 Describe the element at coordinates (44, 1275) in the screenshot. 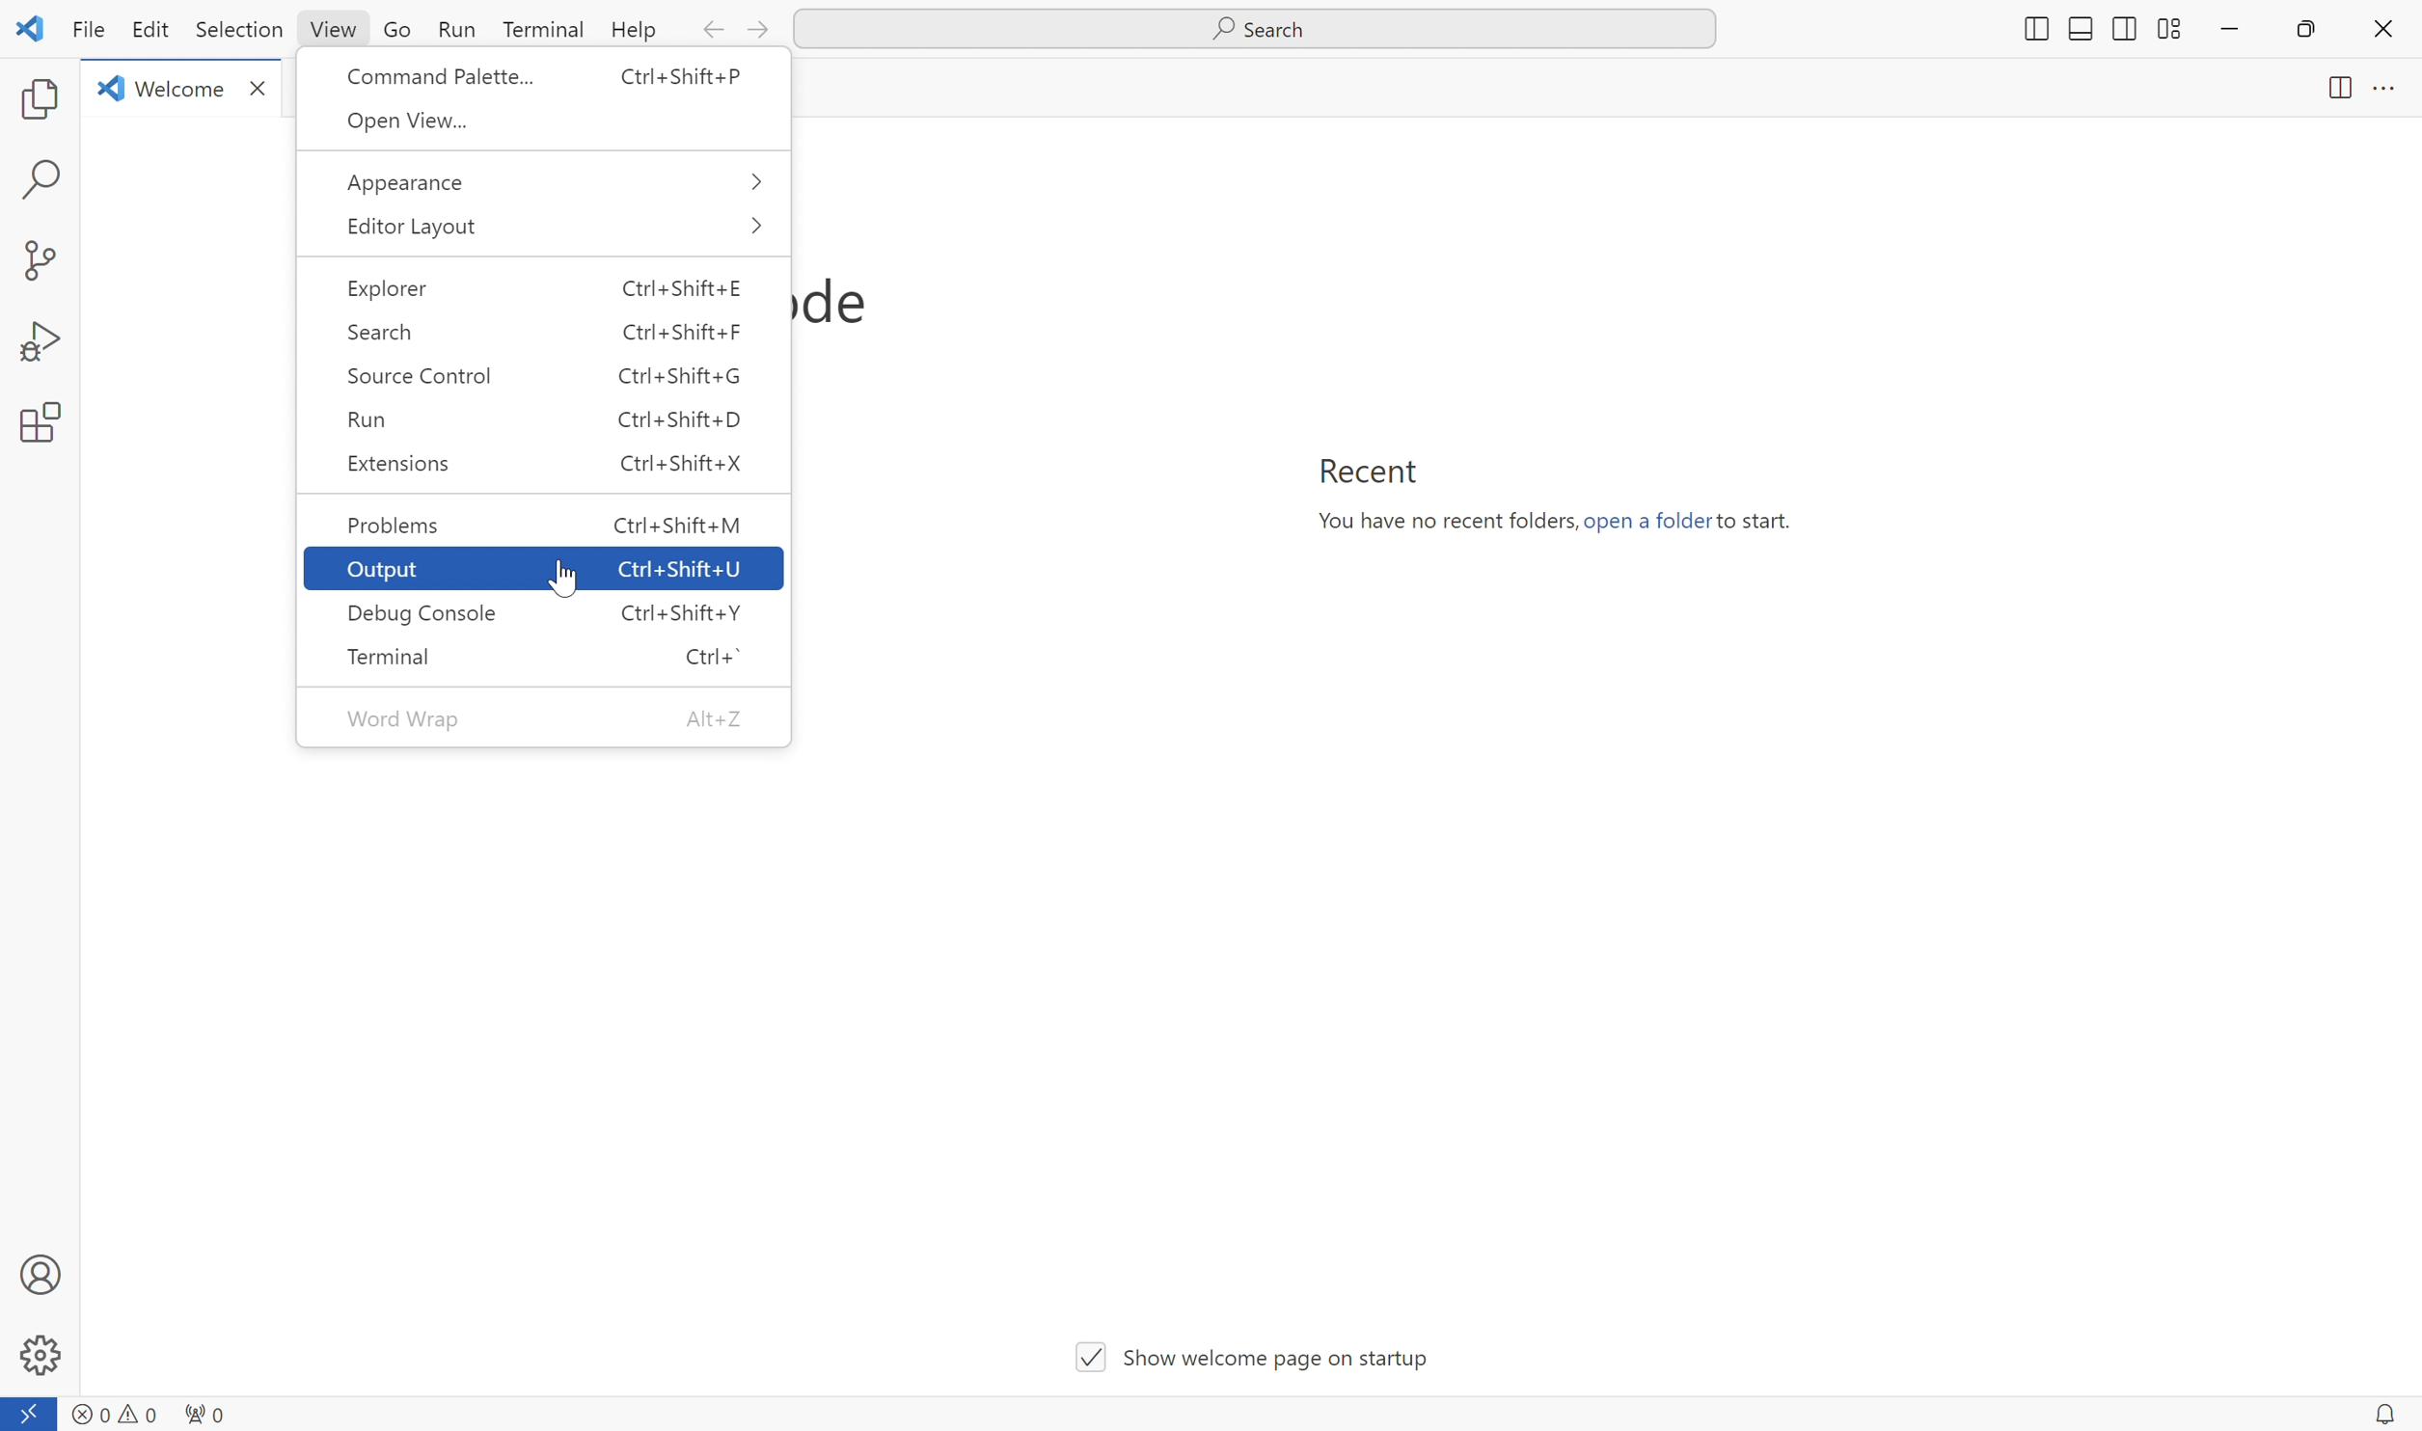

I see `accounts` at that location.